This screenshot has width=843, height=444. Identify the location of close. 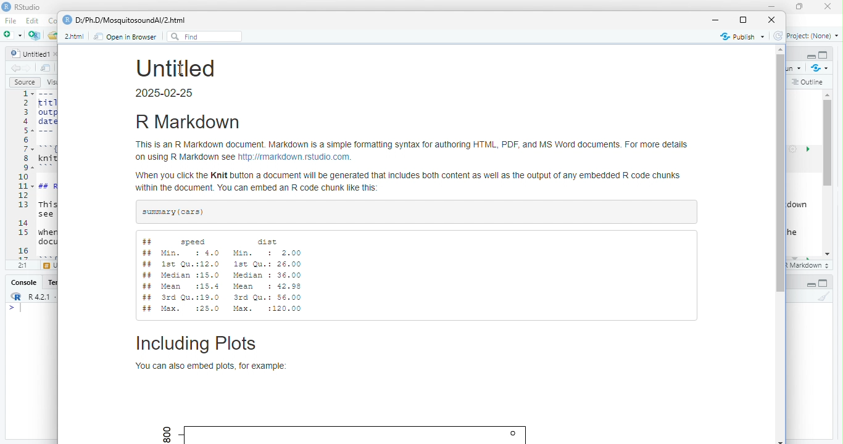
(771, 20).